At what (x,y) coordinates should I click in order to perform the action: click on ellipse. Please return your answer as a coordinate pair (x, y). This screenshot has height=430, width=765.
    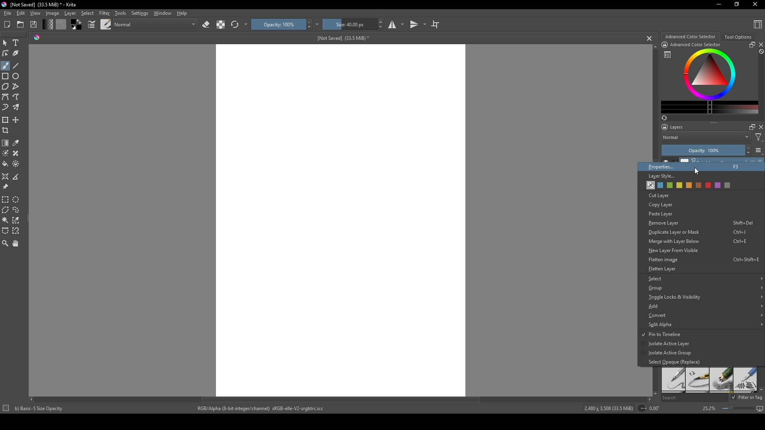
    Looking at the image, I should click on (16, 76).